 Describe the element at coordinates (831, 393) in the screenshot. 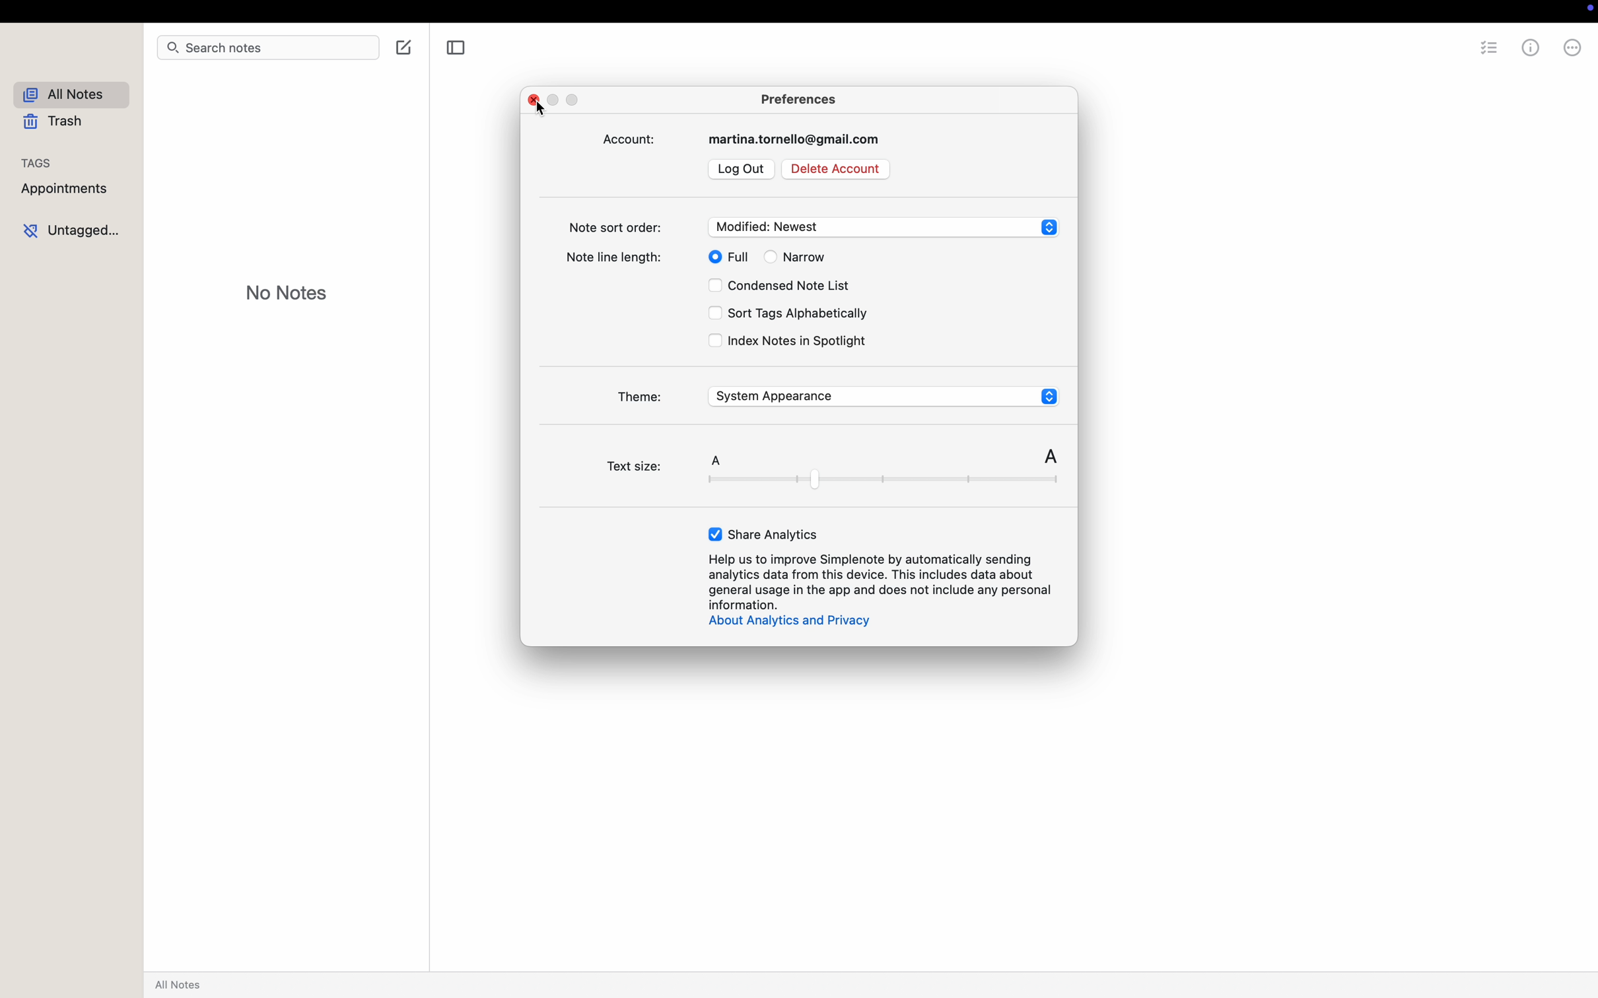

I see `theme` at that location.